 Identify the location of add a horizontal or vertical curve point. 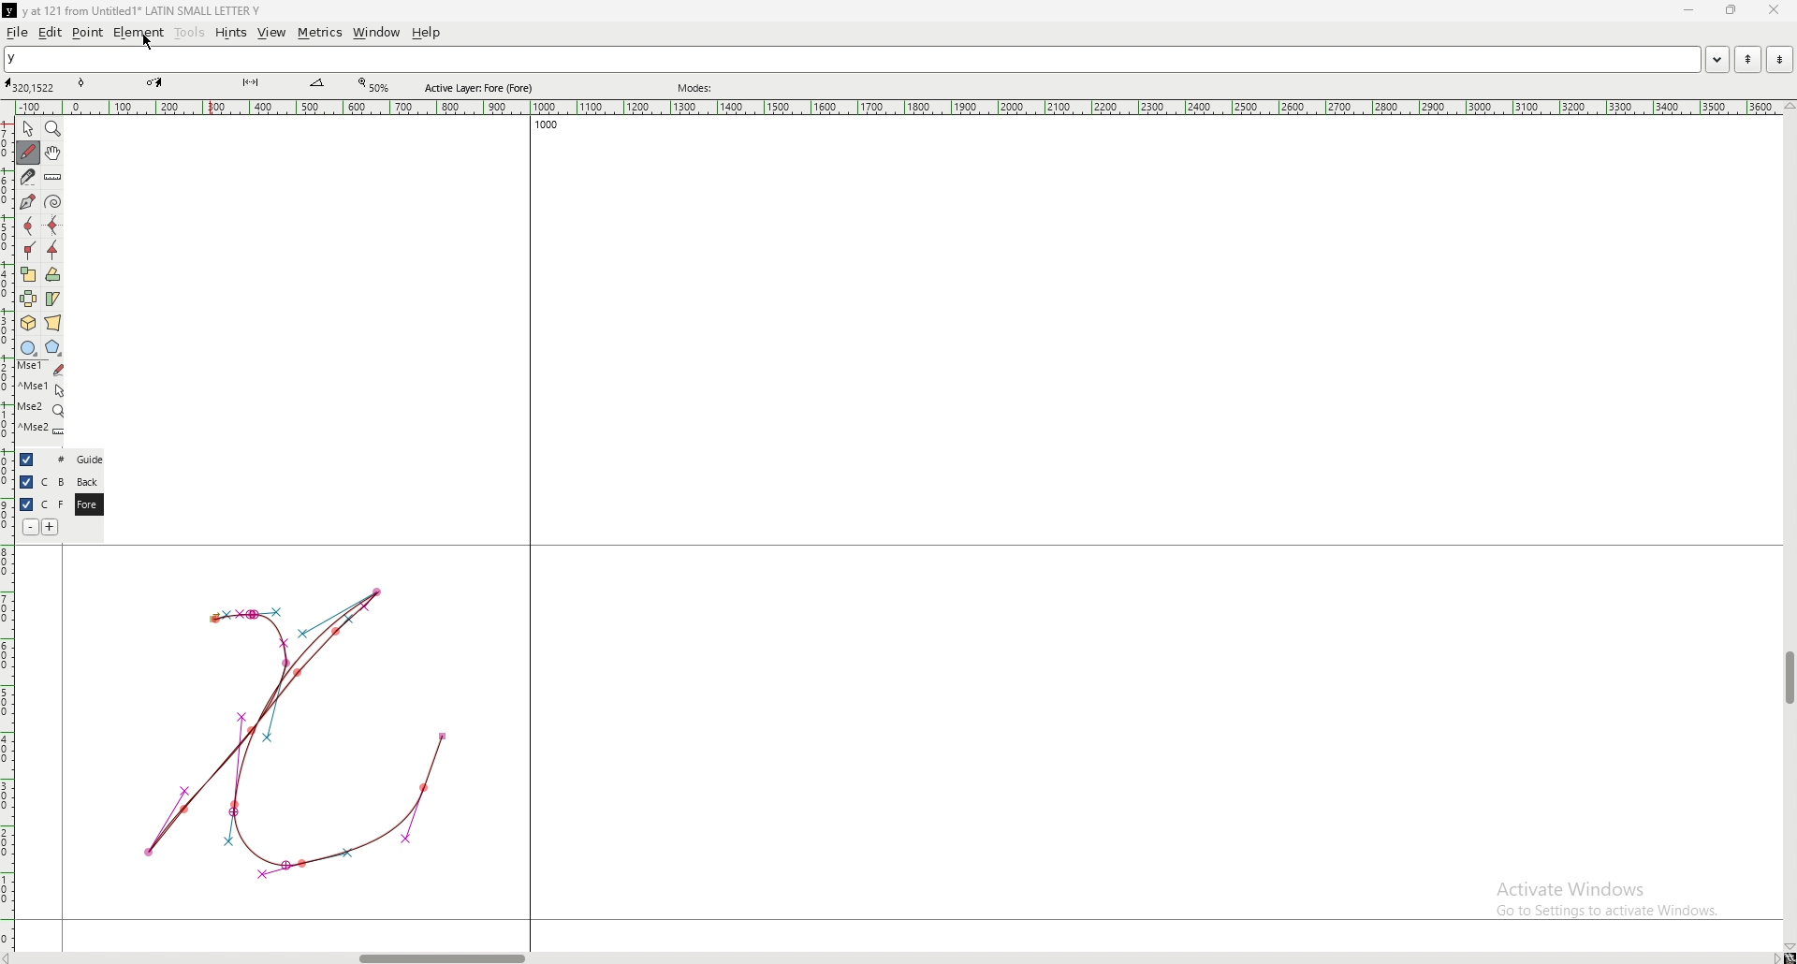
(53, 226).